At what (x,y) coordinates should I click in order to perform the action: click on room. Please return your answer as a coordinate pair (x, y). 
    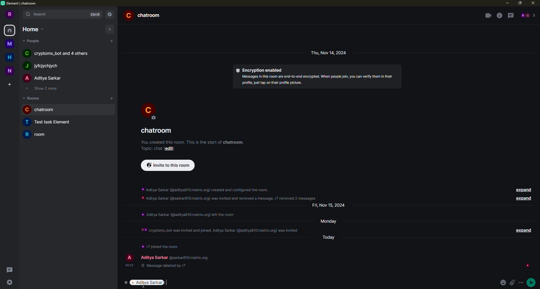
    Looking at the image, I should click on (42, 110).